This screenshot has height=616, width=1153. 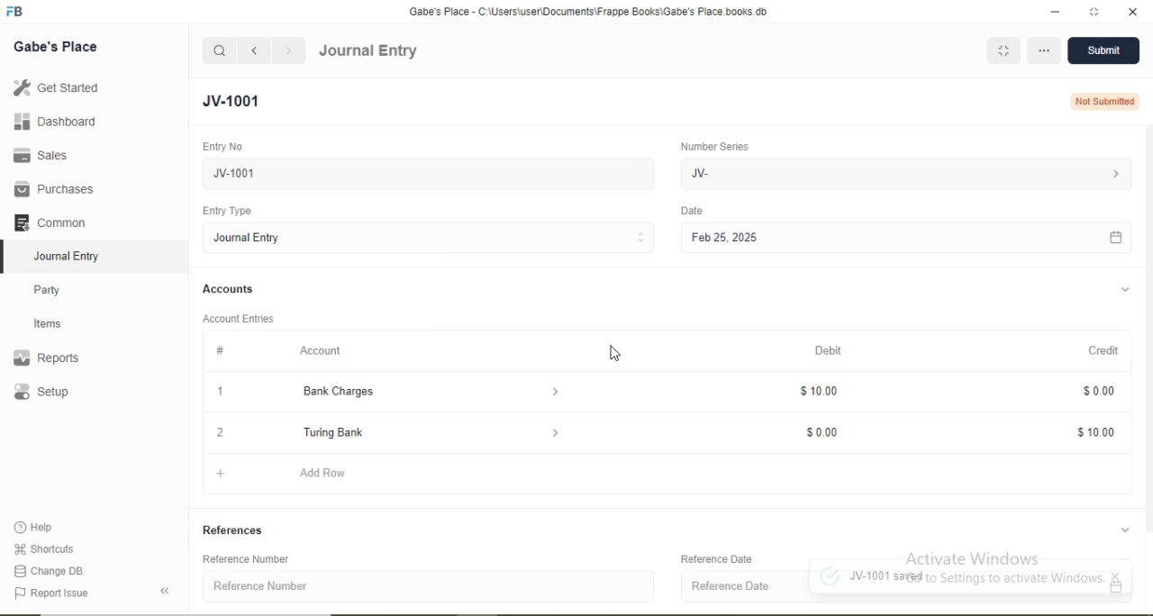 I want to click on Entry No, so click(x=220, y=146).